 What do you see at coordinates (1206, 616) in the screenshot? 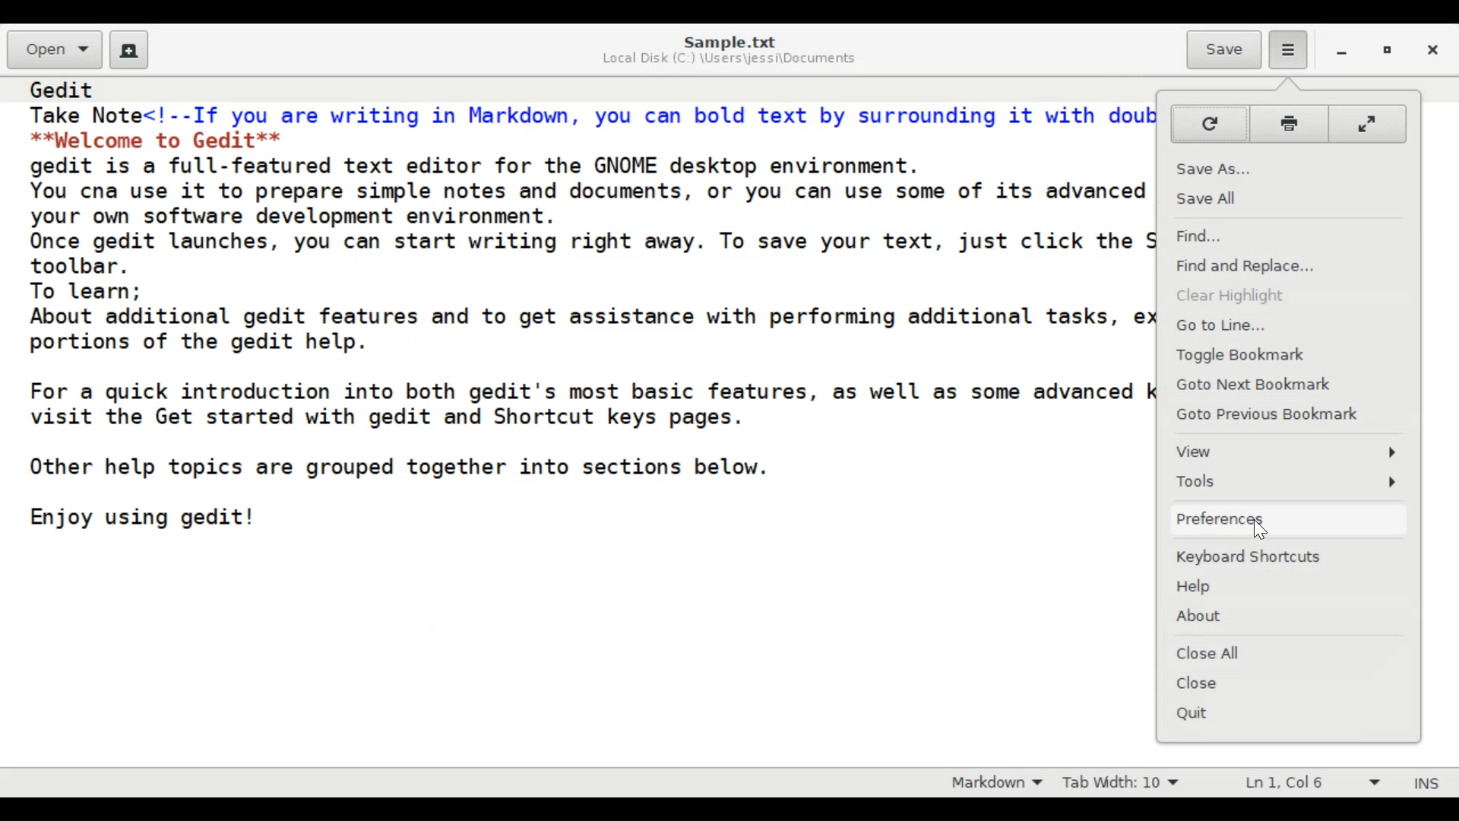
I see `About` at bounding box center [1206, 616].